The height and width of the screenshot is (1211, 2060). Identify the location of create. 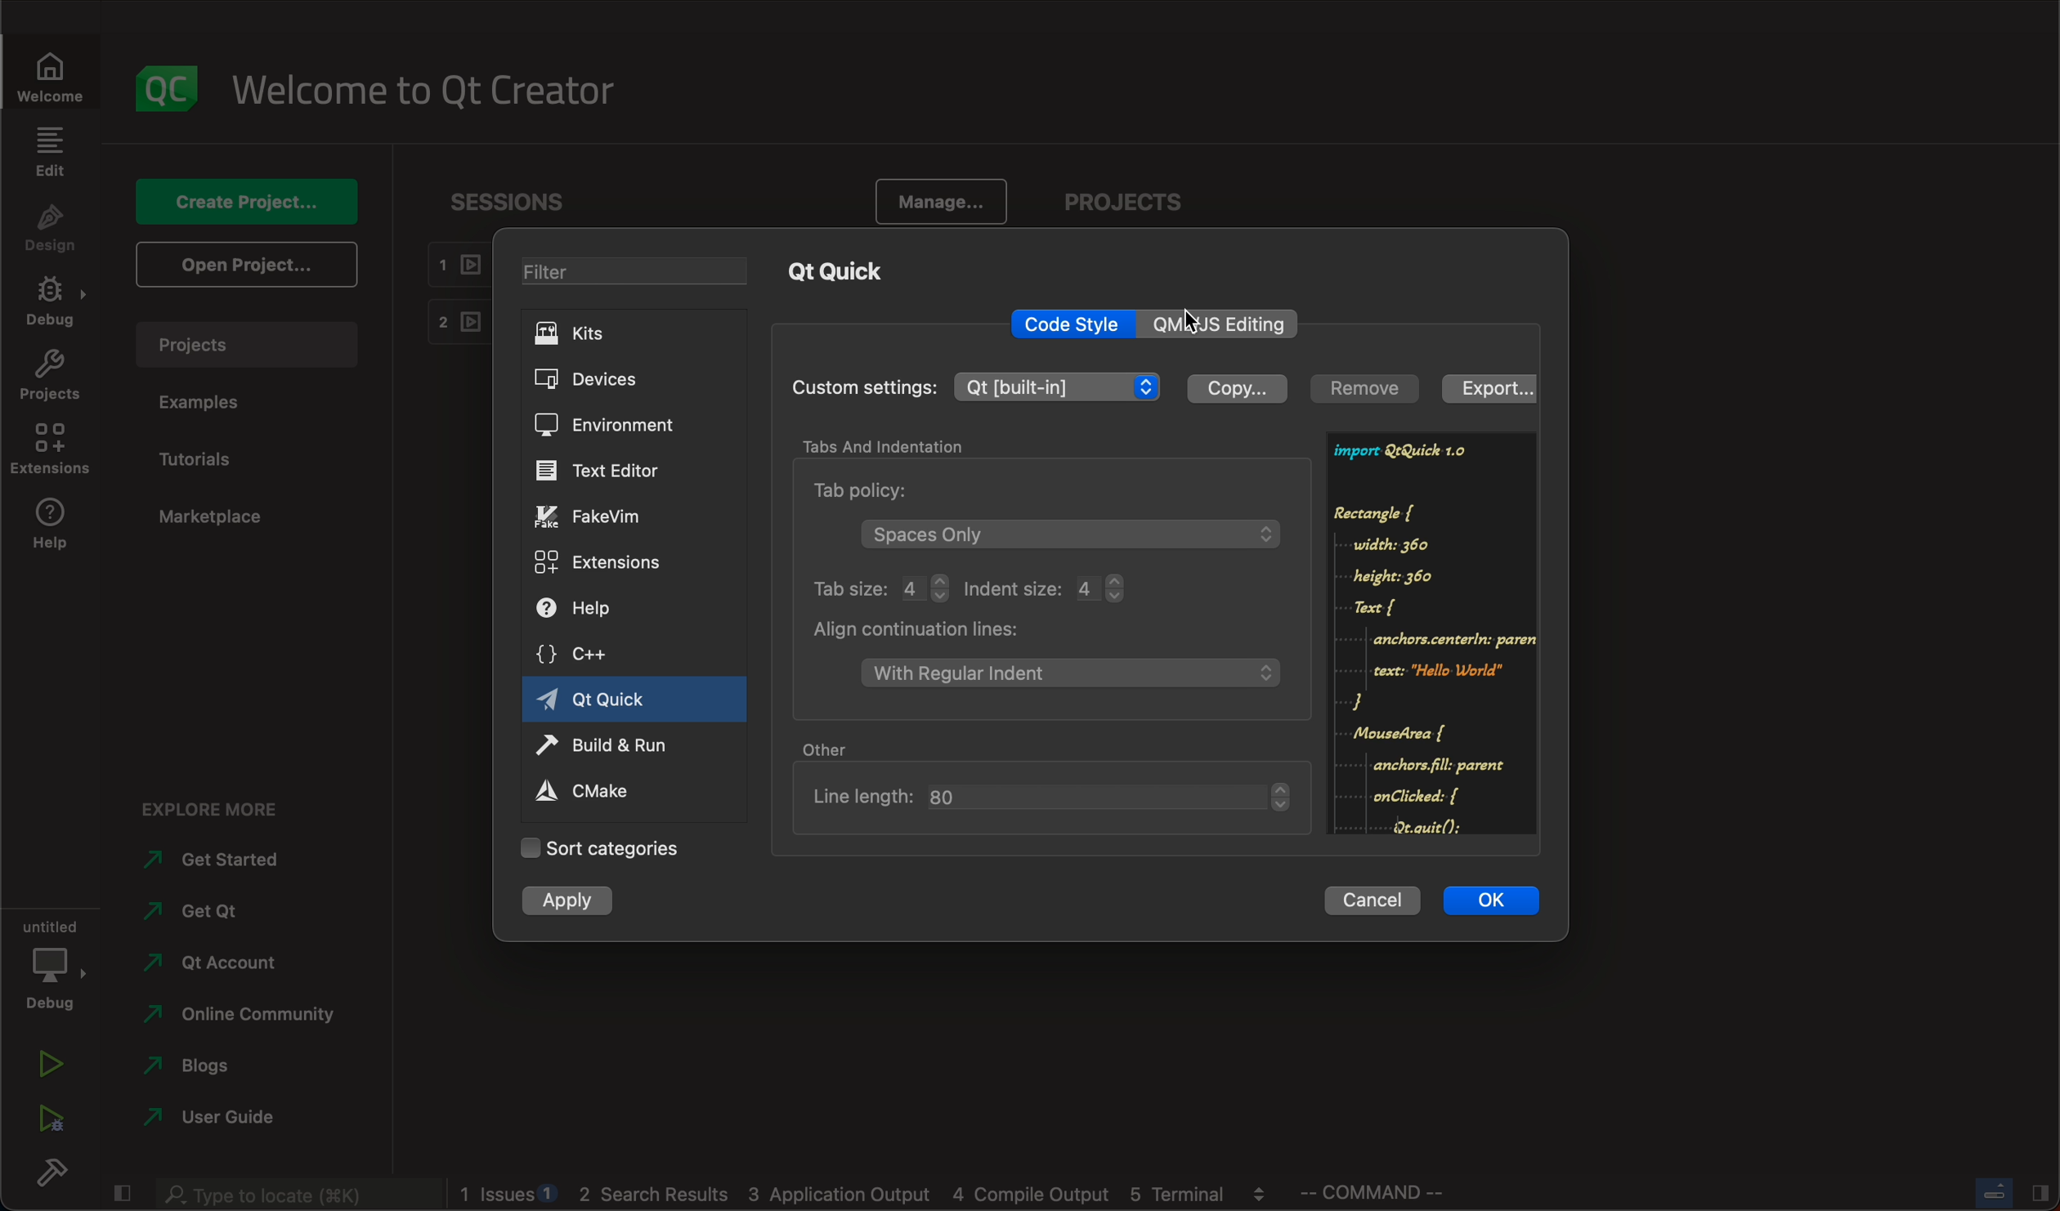
(249, 203).